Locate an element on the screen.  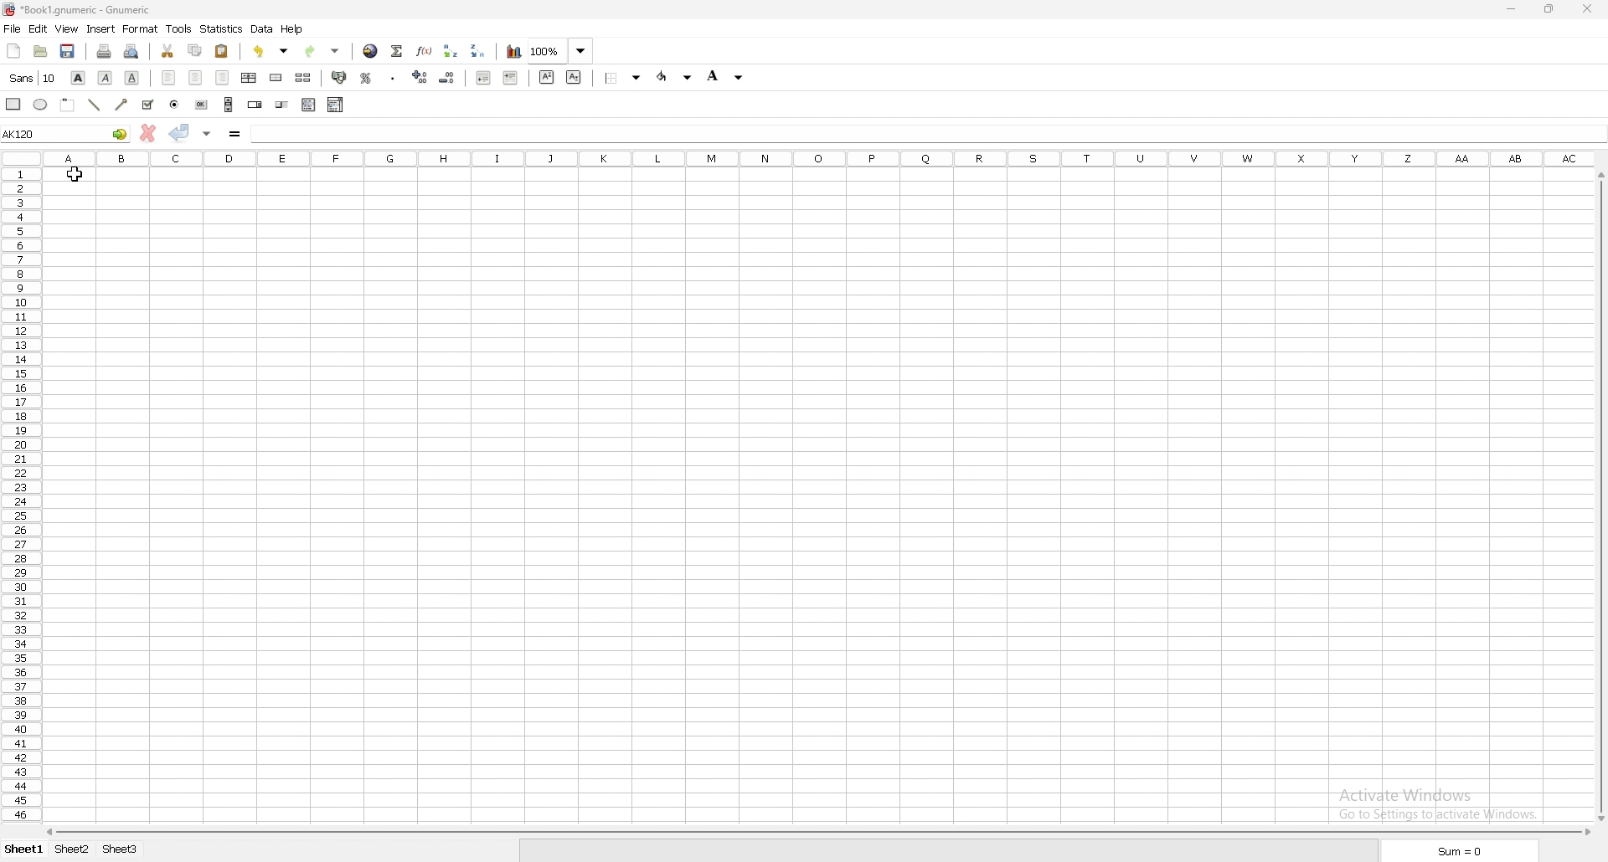
increase decimal is located at coordinates (420, 77).